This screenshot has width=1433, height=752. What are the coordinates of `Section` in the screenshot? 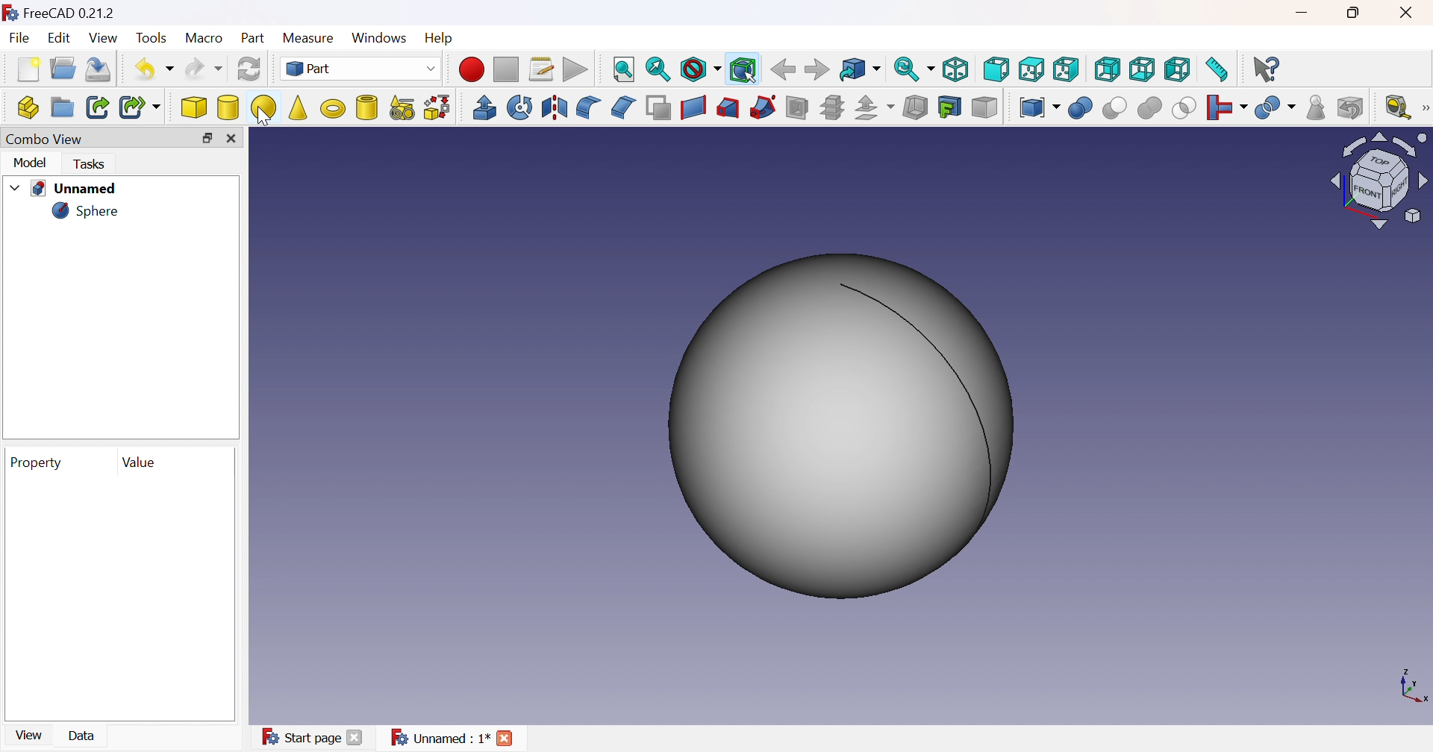 It's located at (796, 108).